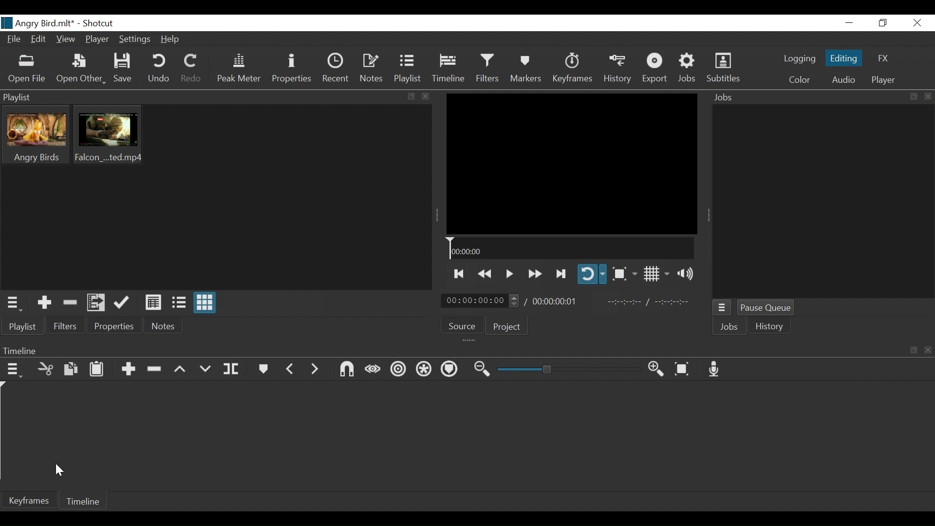 The height and width of the screenshot is (526, 935). I want to click on Source, so click(461, 324).